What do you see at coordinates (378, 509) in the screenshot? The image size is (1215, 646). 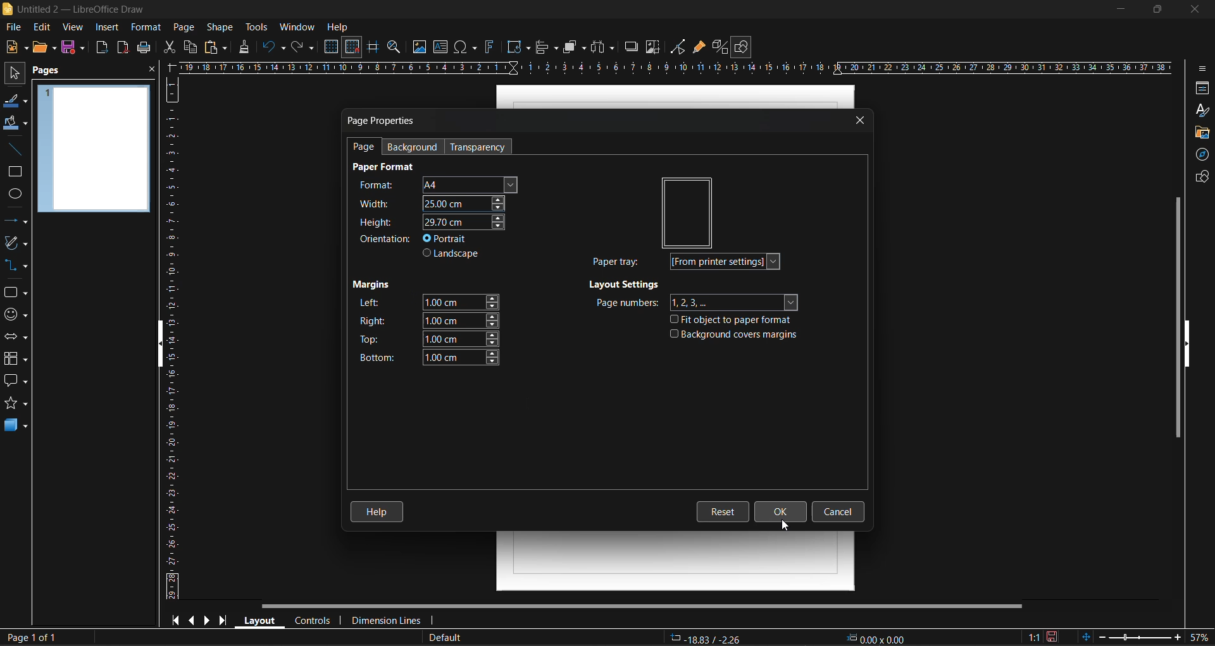 I see `help` at bounding box center [378, 509].